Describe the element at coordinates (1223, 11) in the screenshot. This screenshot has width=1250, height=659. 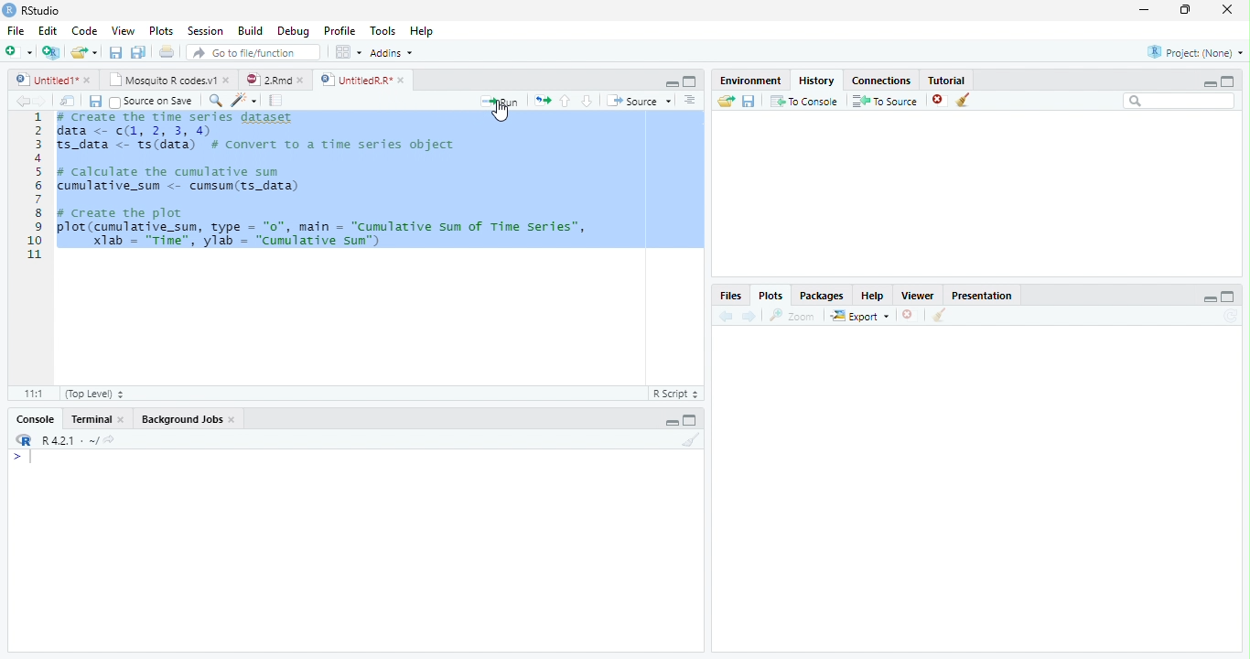
I see `Close` at that location.